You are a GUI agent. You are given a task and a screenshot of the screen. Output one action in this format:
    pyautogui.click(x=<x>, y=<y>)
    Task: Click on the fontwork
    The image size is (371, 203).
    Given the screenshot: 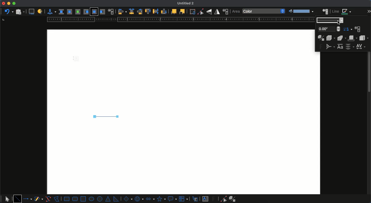 What is the action you would take?
    pyautogui.click(x=341, y=47)
    